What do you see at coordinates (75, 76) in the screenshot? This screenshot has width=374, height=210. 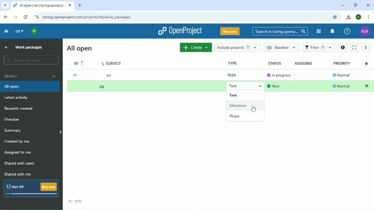 I see `41` at bounding box center [75, 76].